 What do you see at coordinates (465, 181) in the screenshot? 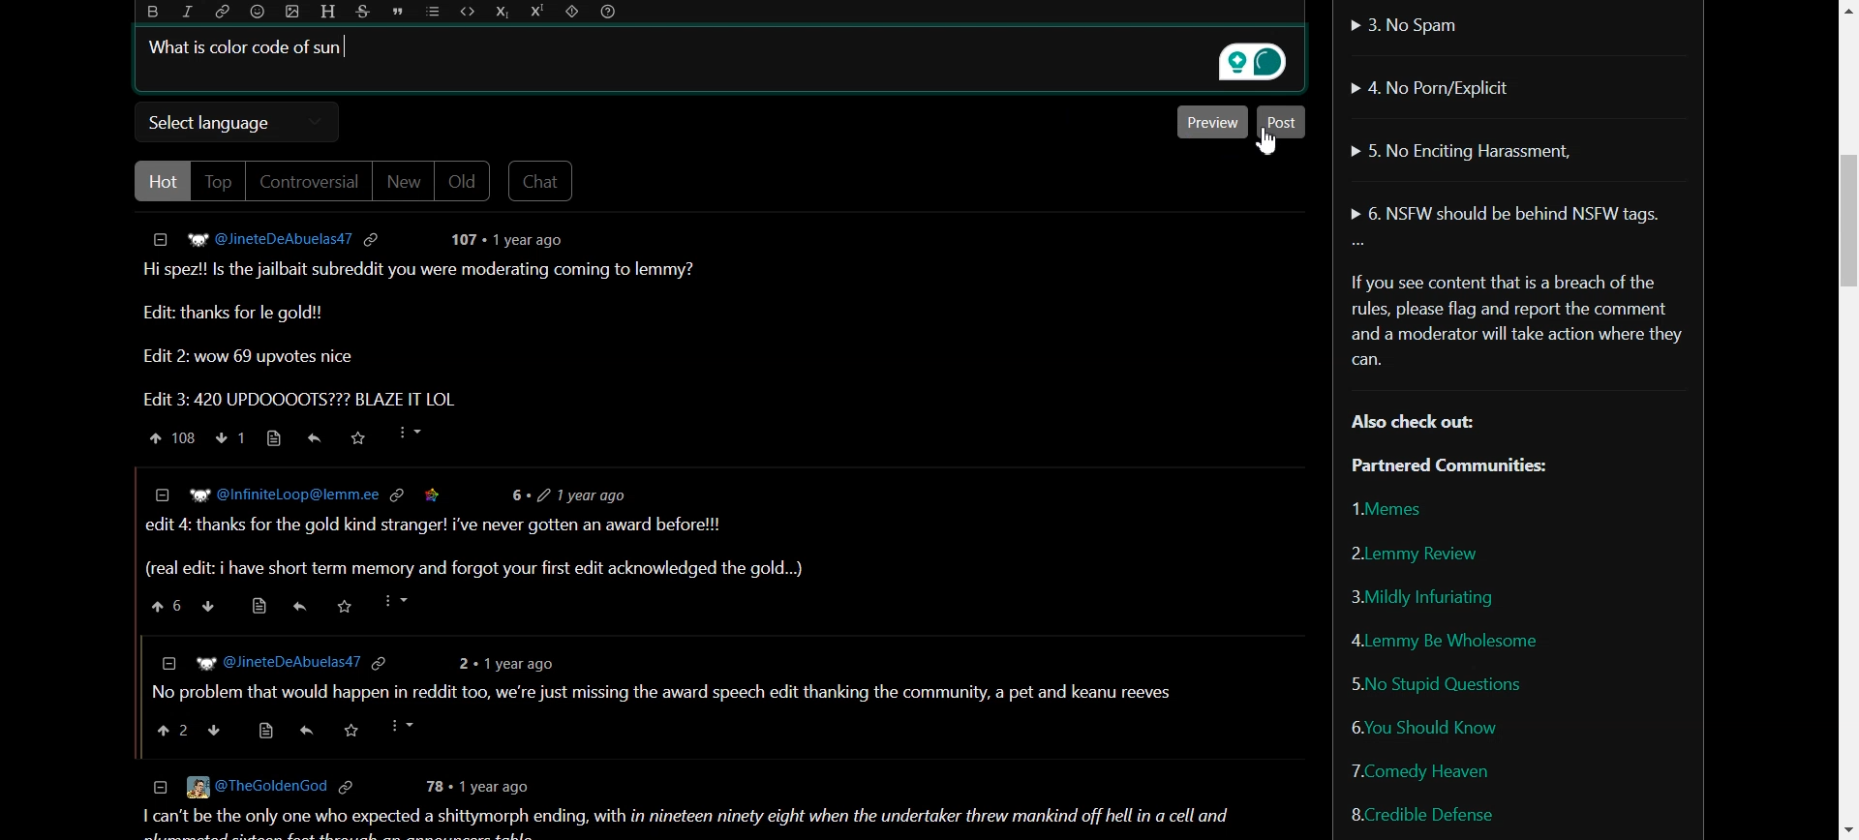
I see `Old` at bounding box center [465, 181].